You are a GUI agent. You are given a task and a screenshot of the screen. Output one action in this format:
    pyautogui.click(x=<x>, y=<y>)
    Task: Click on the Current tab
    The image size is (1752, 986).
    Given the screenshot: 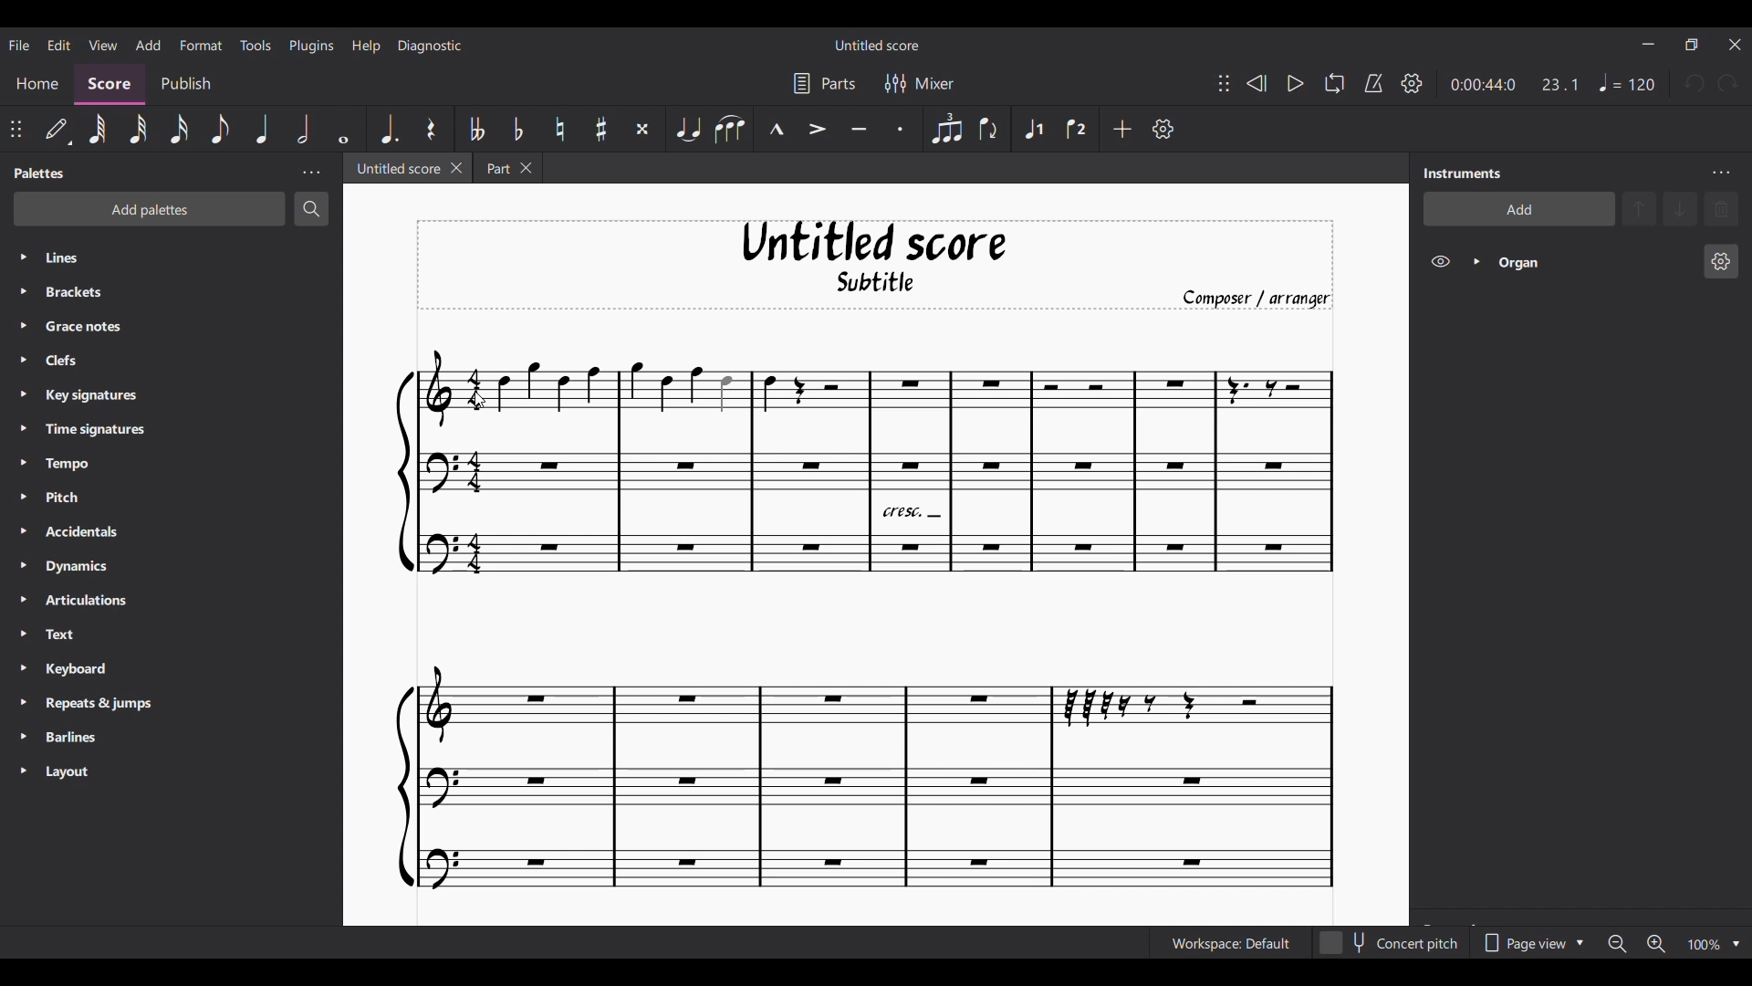 What is the action you would take?
    pyautogui.click(x=396, y=167)
    